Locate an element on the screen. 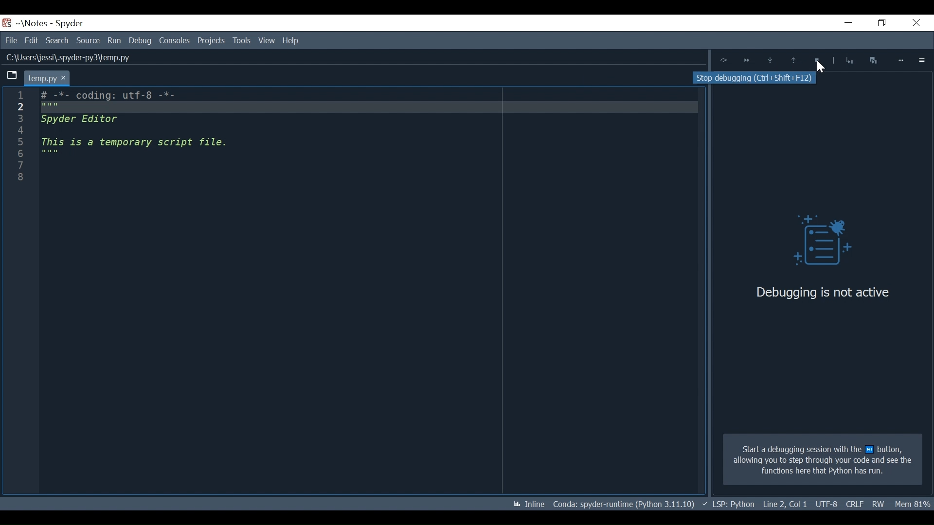 The image size is (934, 525). File Encoding is located at coordinates (854, 505).